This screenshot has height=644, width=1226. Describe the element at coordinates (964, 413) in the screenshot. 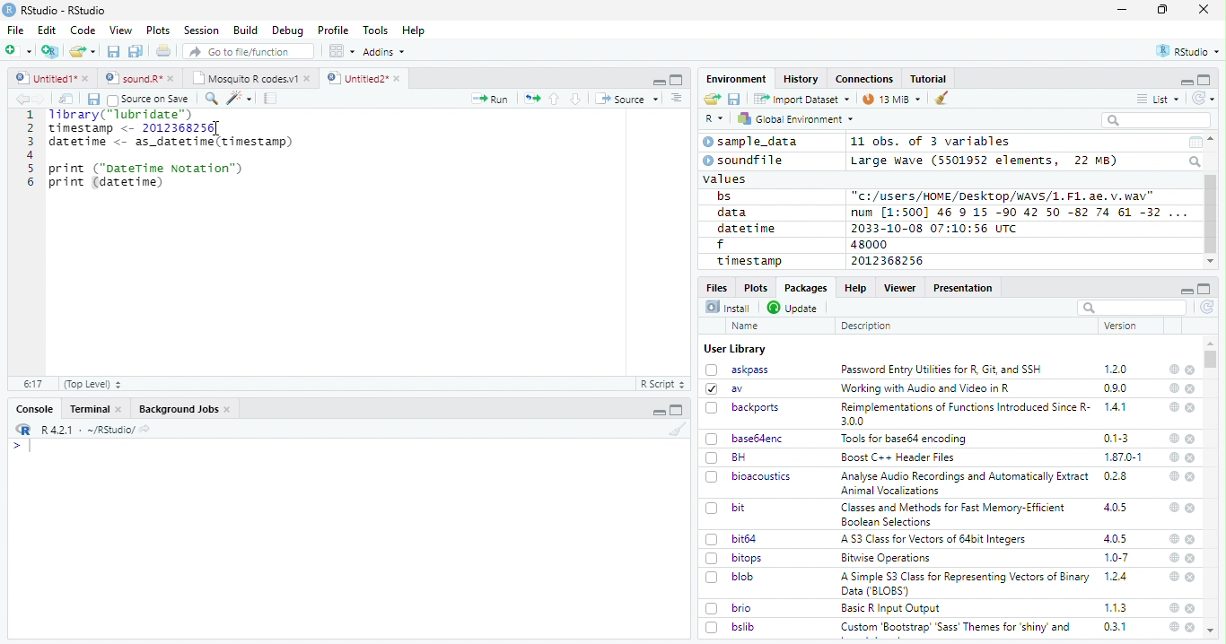

I see `Reimplementations of Functions Introduced Since R-
300` at that location.